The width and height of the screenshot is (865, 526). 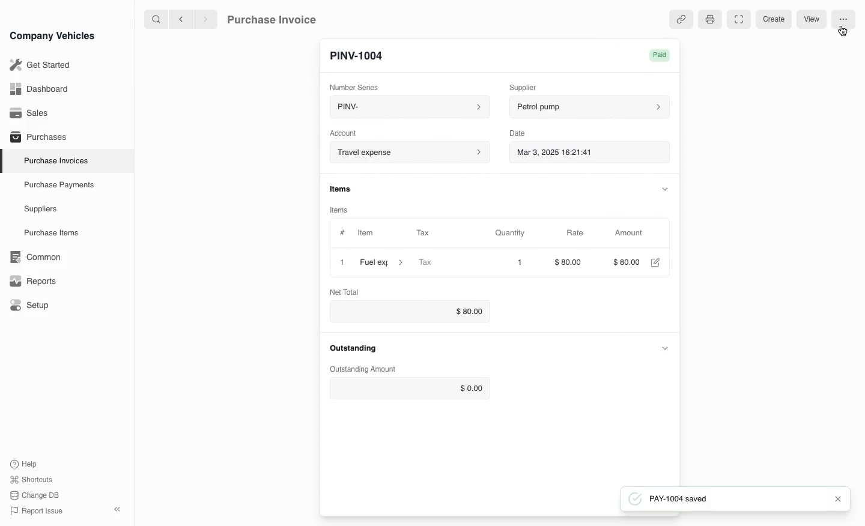 What do you see at coordinates (52, 35) in the screenshot?
I see `Company Vehicles` at bounding box center [52, 35].